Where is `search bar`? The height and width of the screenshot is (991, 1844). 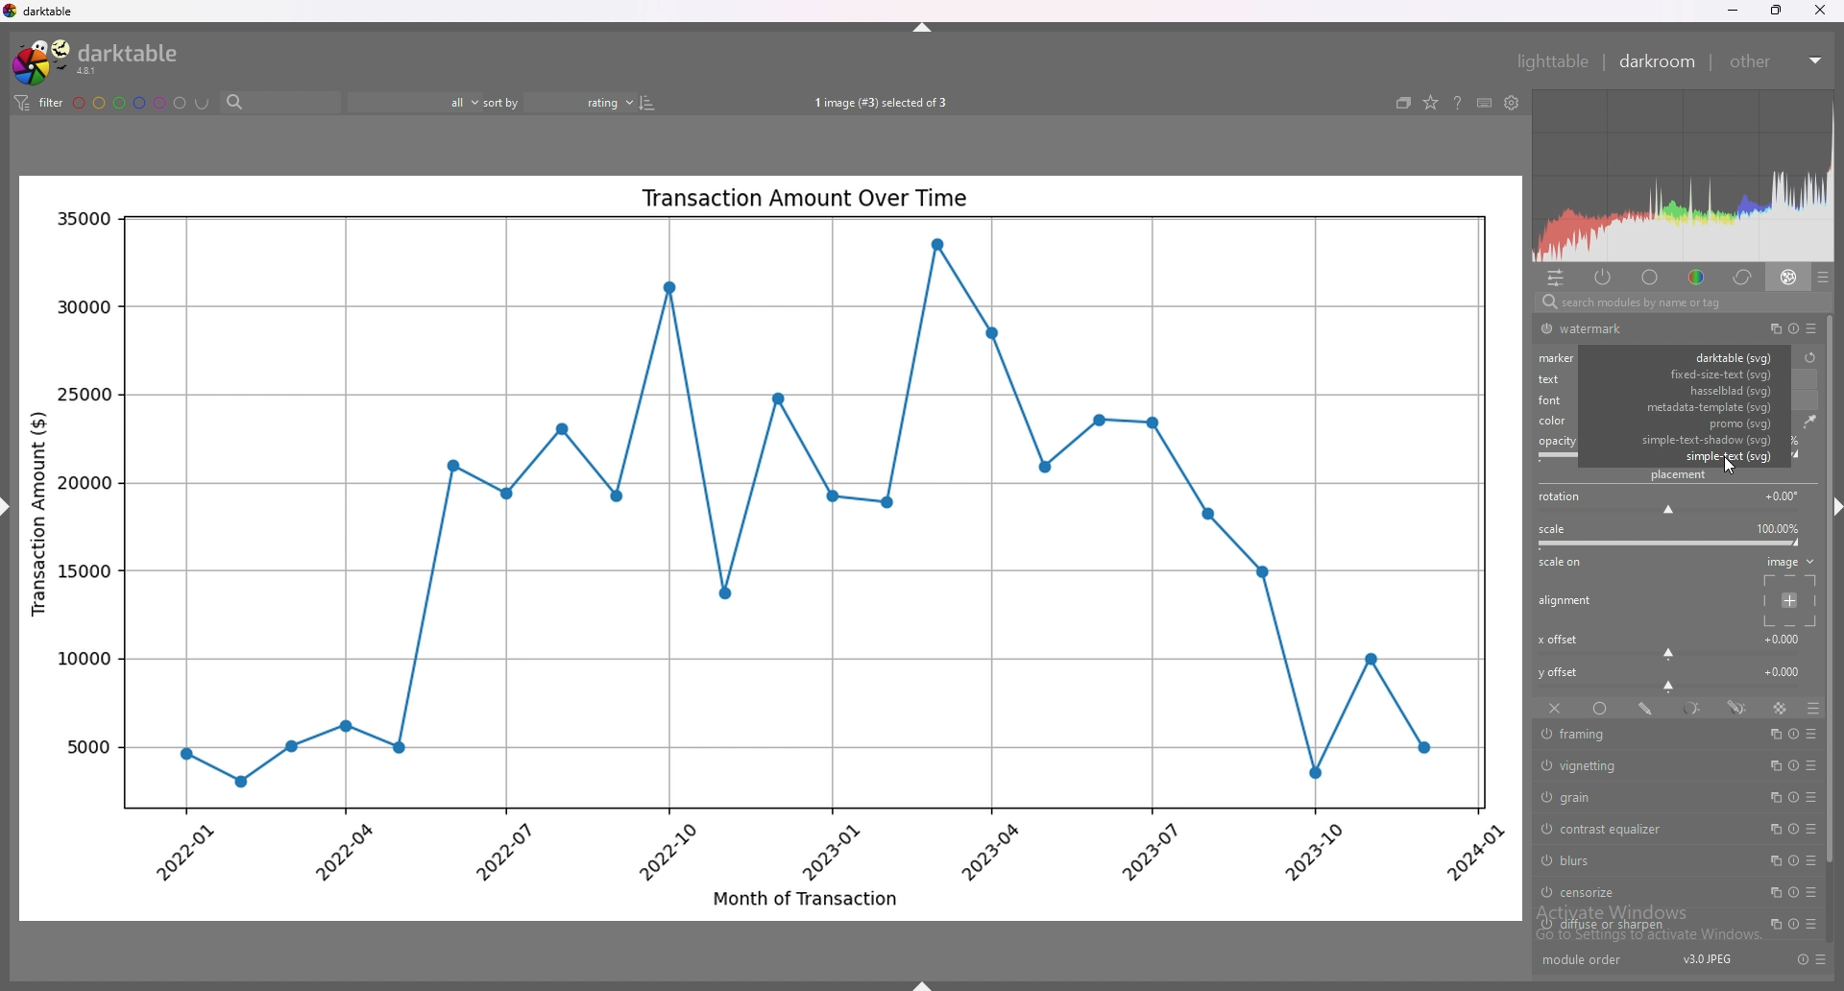
search bar is located at coordinates (276, 104).